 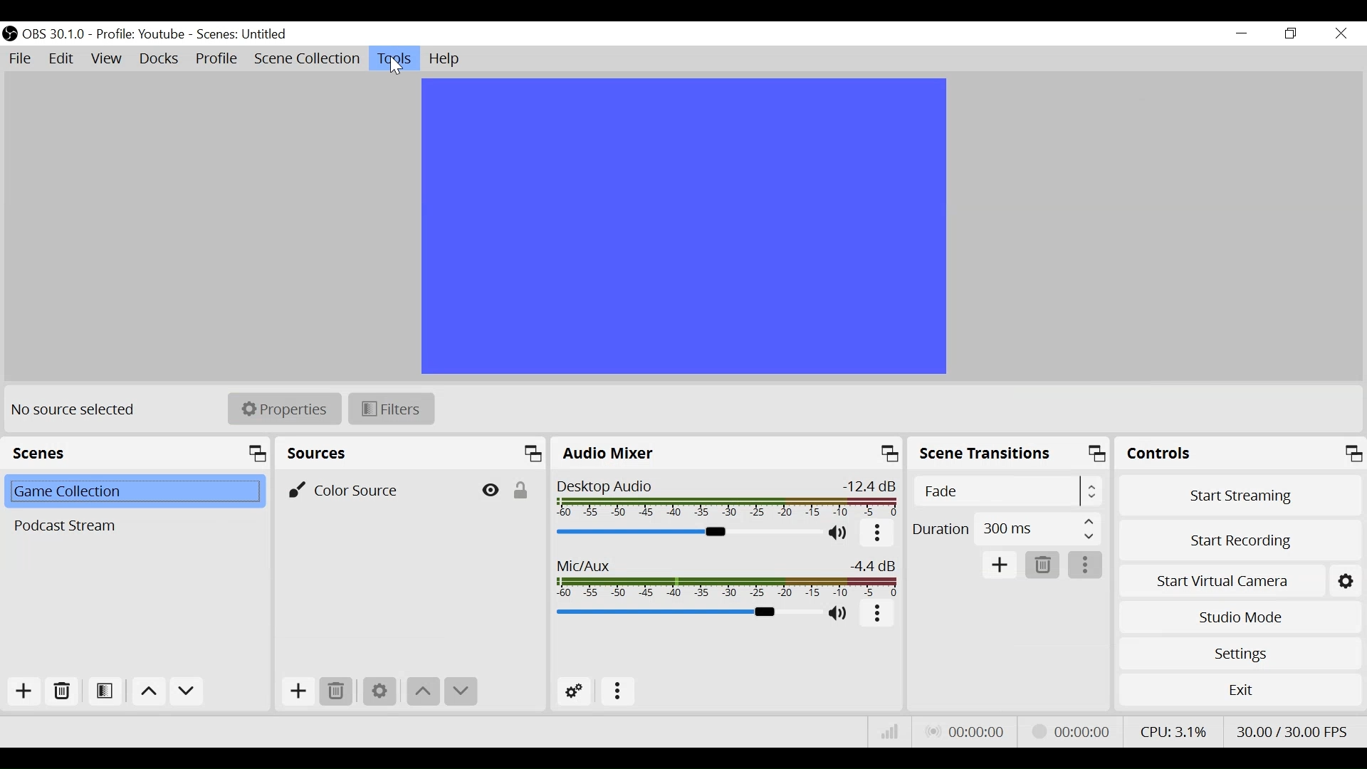 I want to click on Edit, so click(x=63, y=61).